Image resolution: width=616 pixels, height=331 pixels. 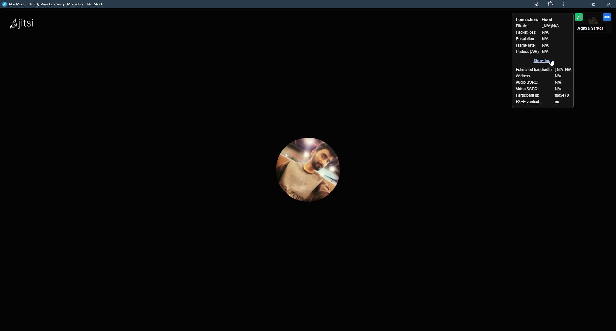 I want to click on frame rate, so click(x=525, y=45).